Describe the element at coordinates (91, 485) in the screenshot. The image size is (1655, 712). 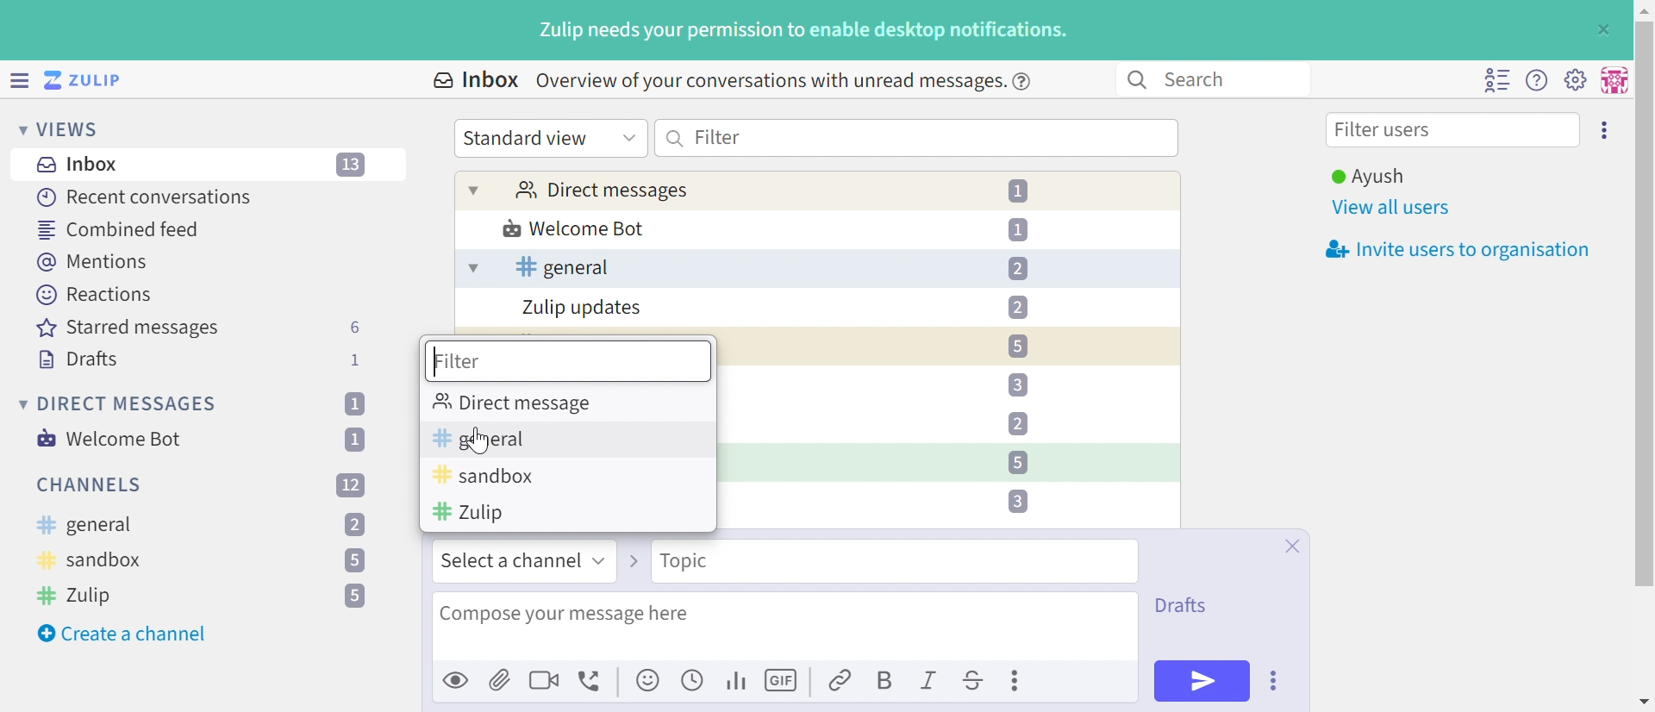
I see `CHANNELS` at that location.